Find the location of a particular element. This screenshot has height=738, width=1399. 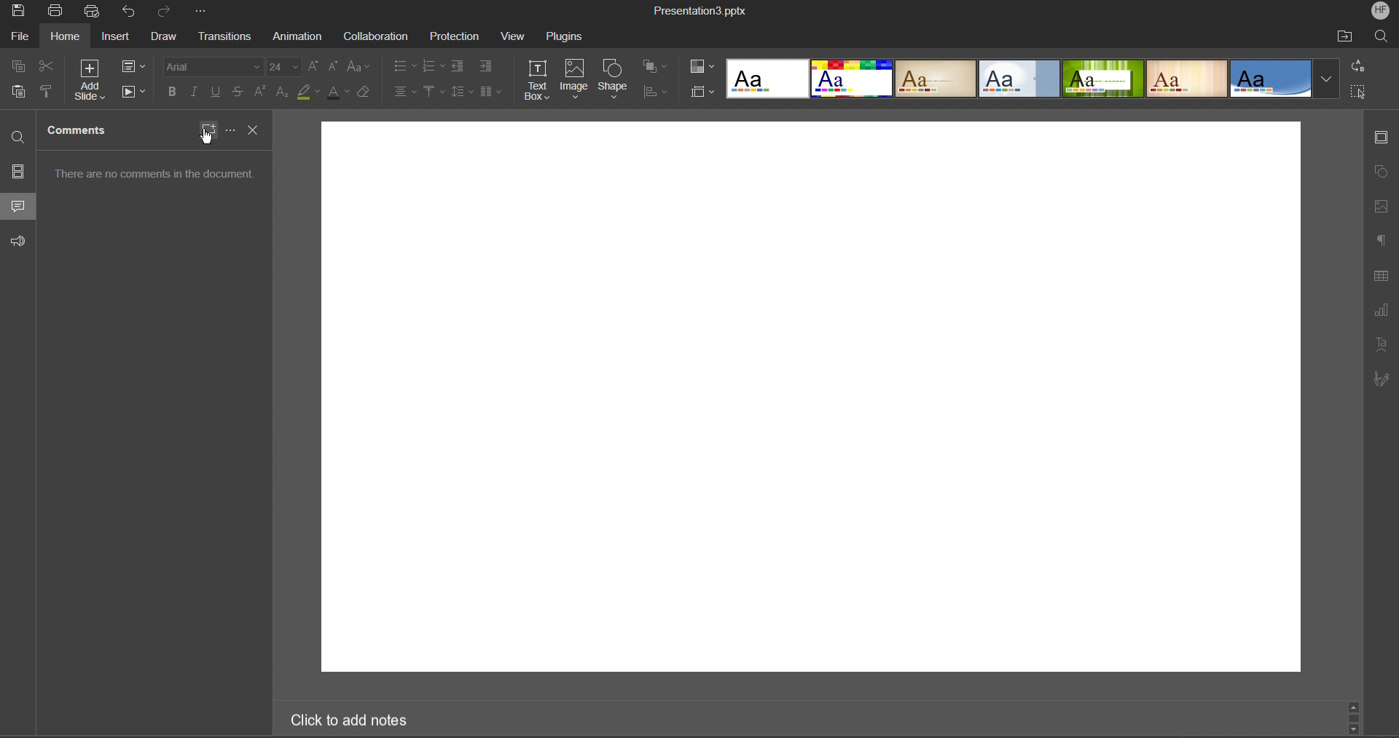

Italics is located at coordinates (196, 92).